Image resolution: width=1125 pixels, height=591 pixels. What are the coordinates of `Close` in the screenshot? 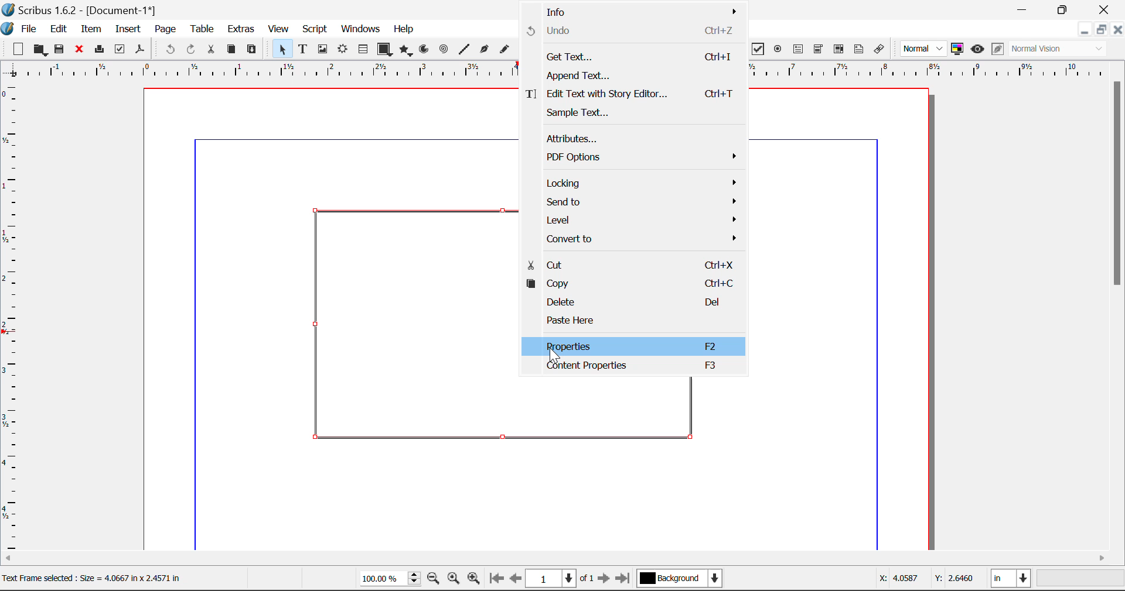 It's located at (1105, 9).